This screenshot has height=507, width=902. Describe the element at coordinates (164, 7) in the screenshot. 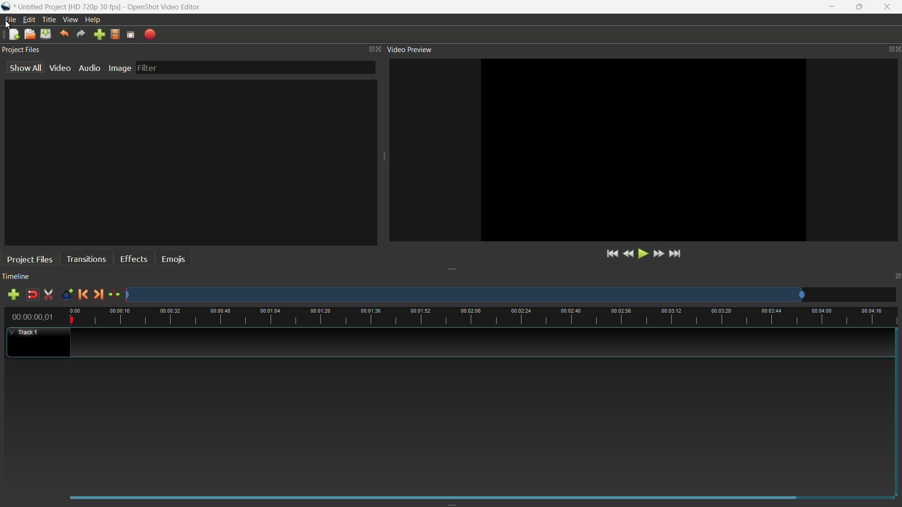

I see `app name` at that location.